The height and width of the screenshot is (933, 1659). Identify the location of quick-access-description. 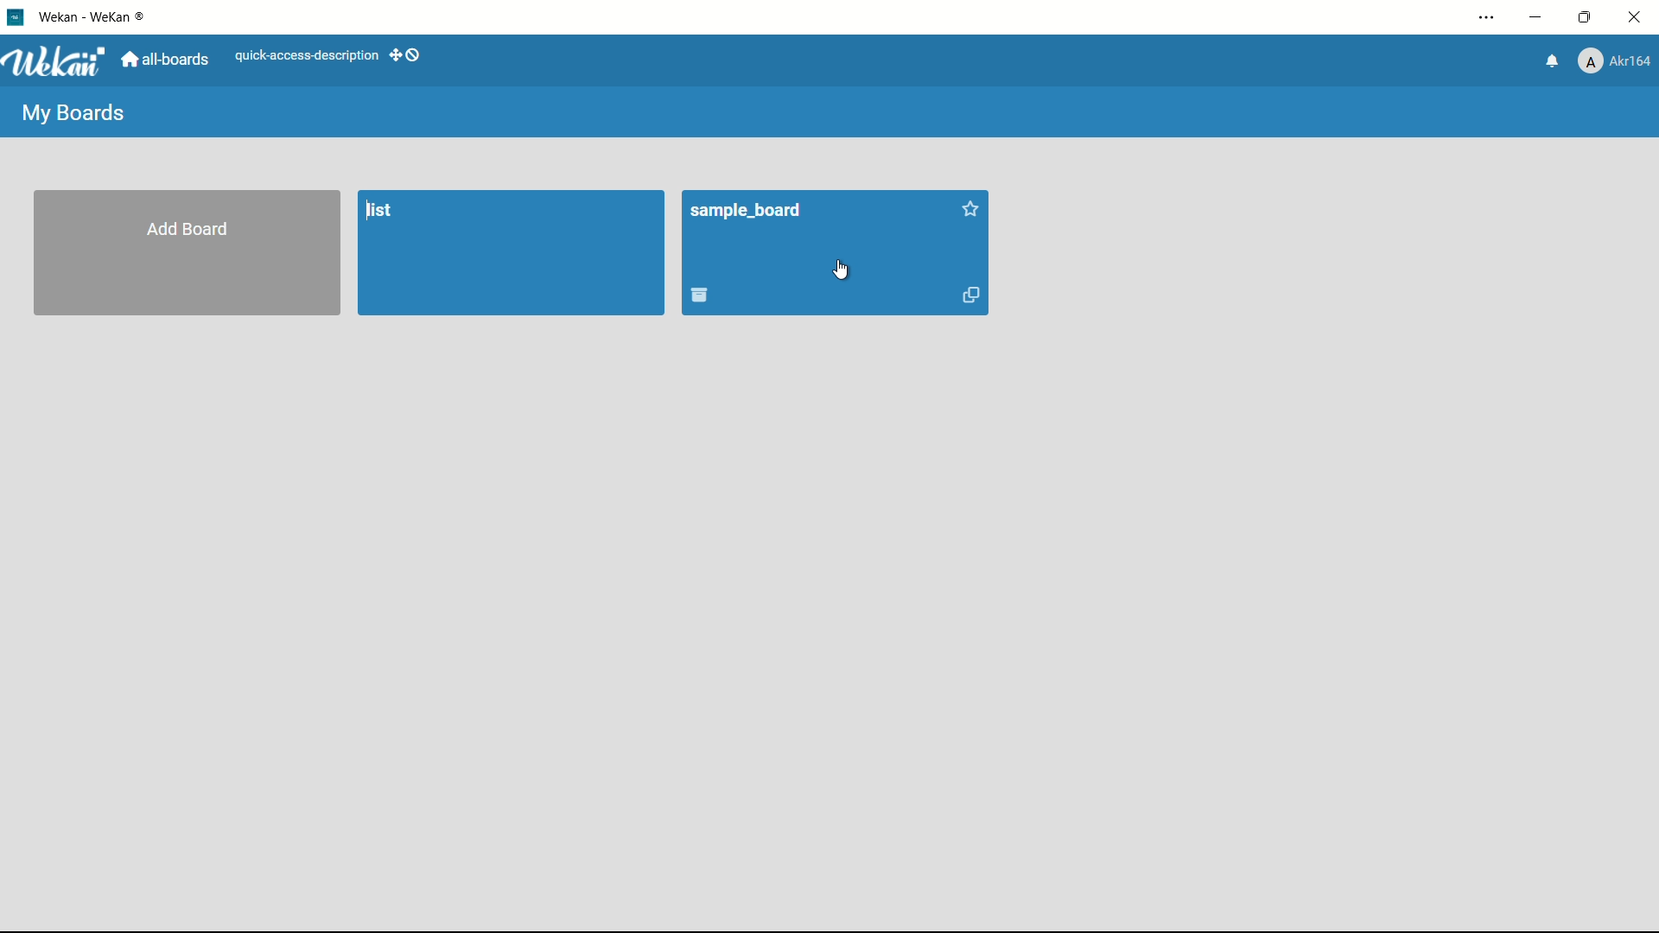
(307, 56).